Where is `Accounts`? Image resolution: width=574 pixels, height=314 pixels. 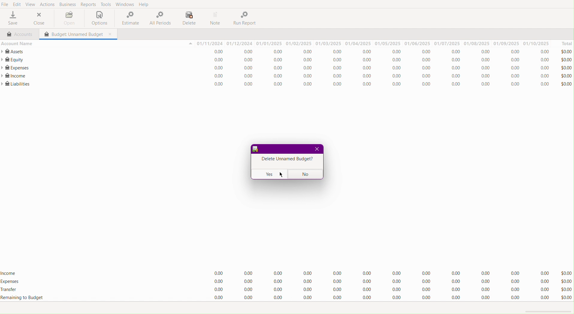
Accounts is located at coordinates (19, 33).